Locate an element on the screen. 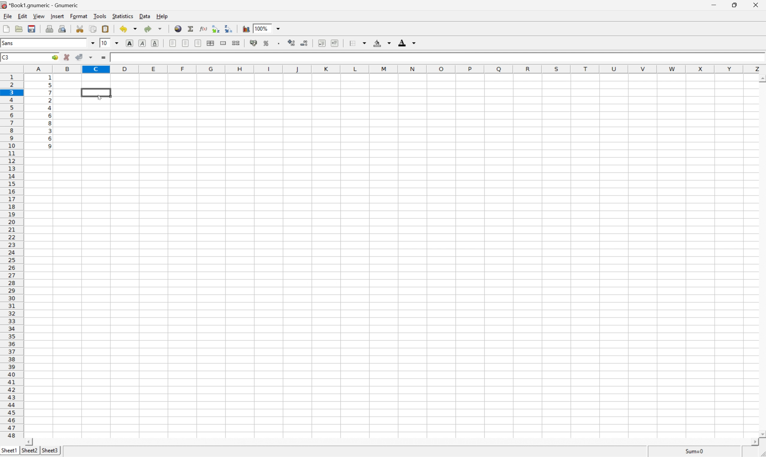 The height and width of the screenshot is (457, 766). column names is located at coordinates (395, 69).